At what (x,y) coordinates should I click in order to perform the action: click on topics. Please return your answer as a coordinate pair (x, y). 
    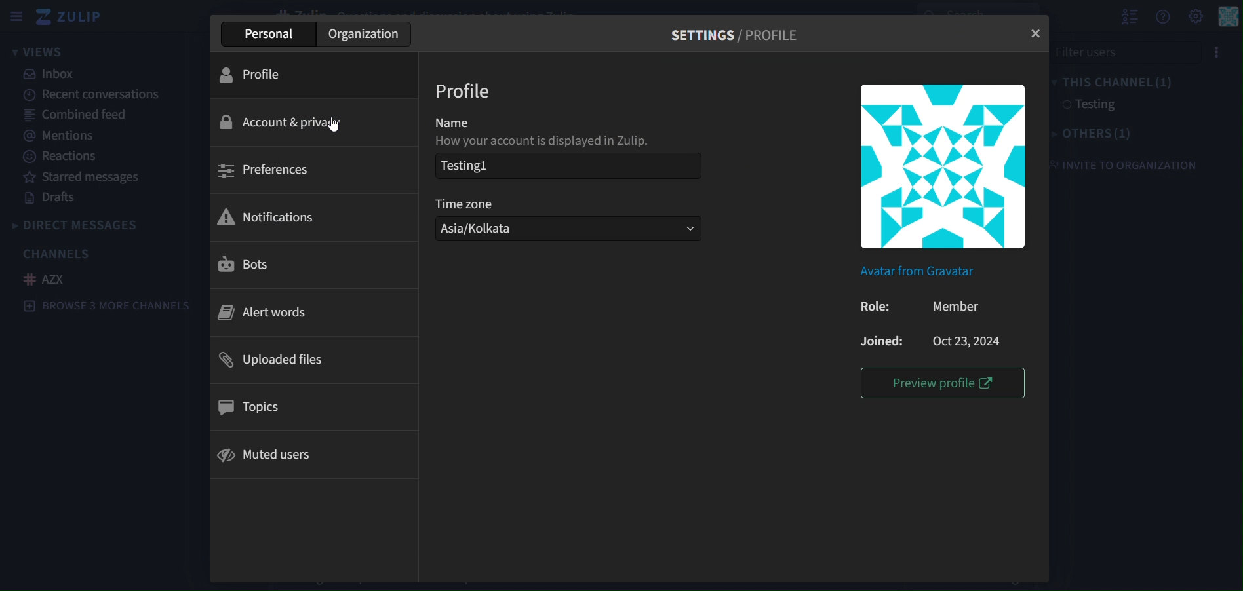
    Looking at the image, I should click on (253, 406).